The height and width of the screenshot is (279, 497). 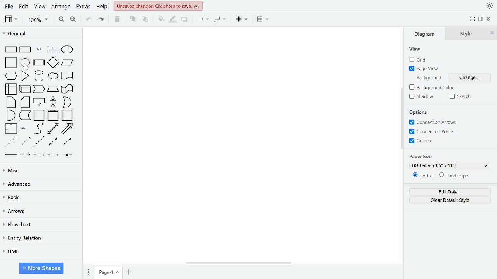 I want to click on current page, so click(x=108, y=272).